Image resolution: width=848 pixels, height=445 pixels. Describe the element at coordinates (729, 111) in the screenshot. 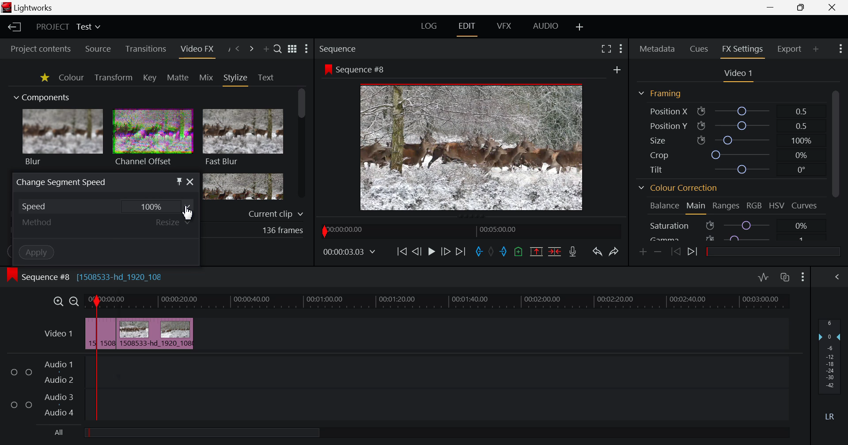

I see `Position X` at that location.